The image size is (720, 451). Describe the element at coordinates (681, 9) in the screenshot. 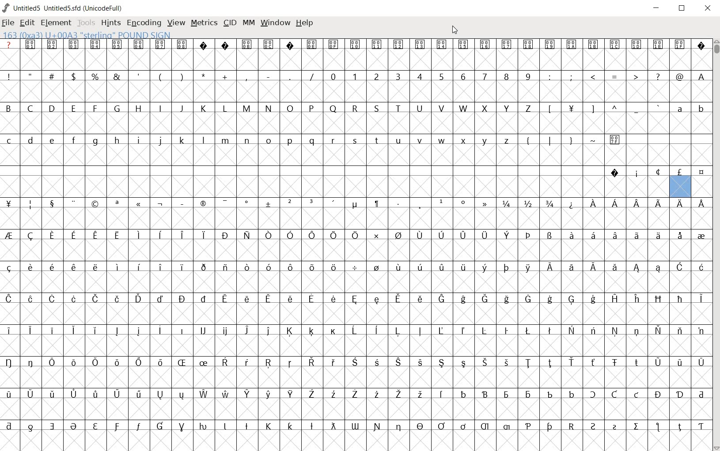

I see `maximize` at that location.